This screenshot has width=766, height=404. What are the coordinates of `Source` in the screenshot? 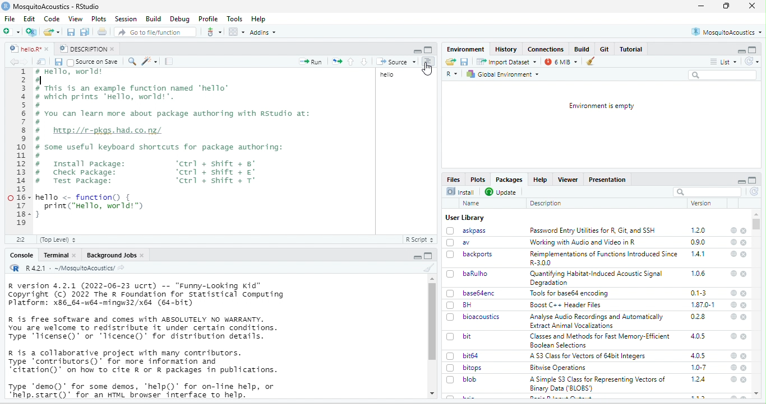 It's located at (398, 62).